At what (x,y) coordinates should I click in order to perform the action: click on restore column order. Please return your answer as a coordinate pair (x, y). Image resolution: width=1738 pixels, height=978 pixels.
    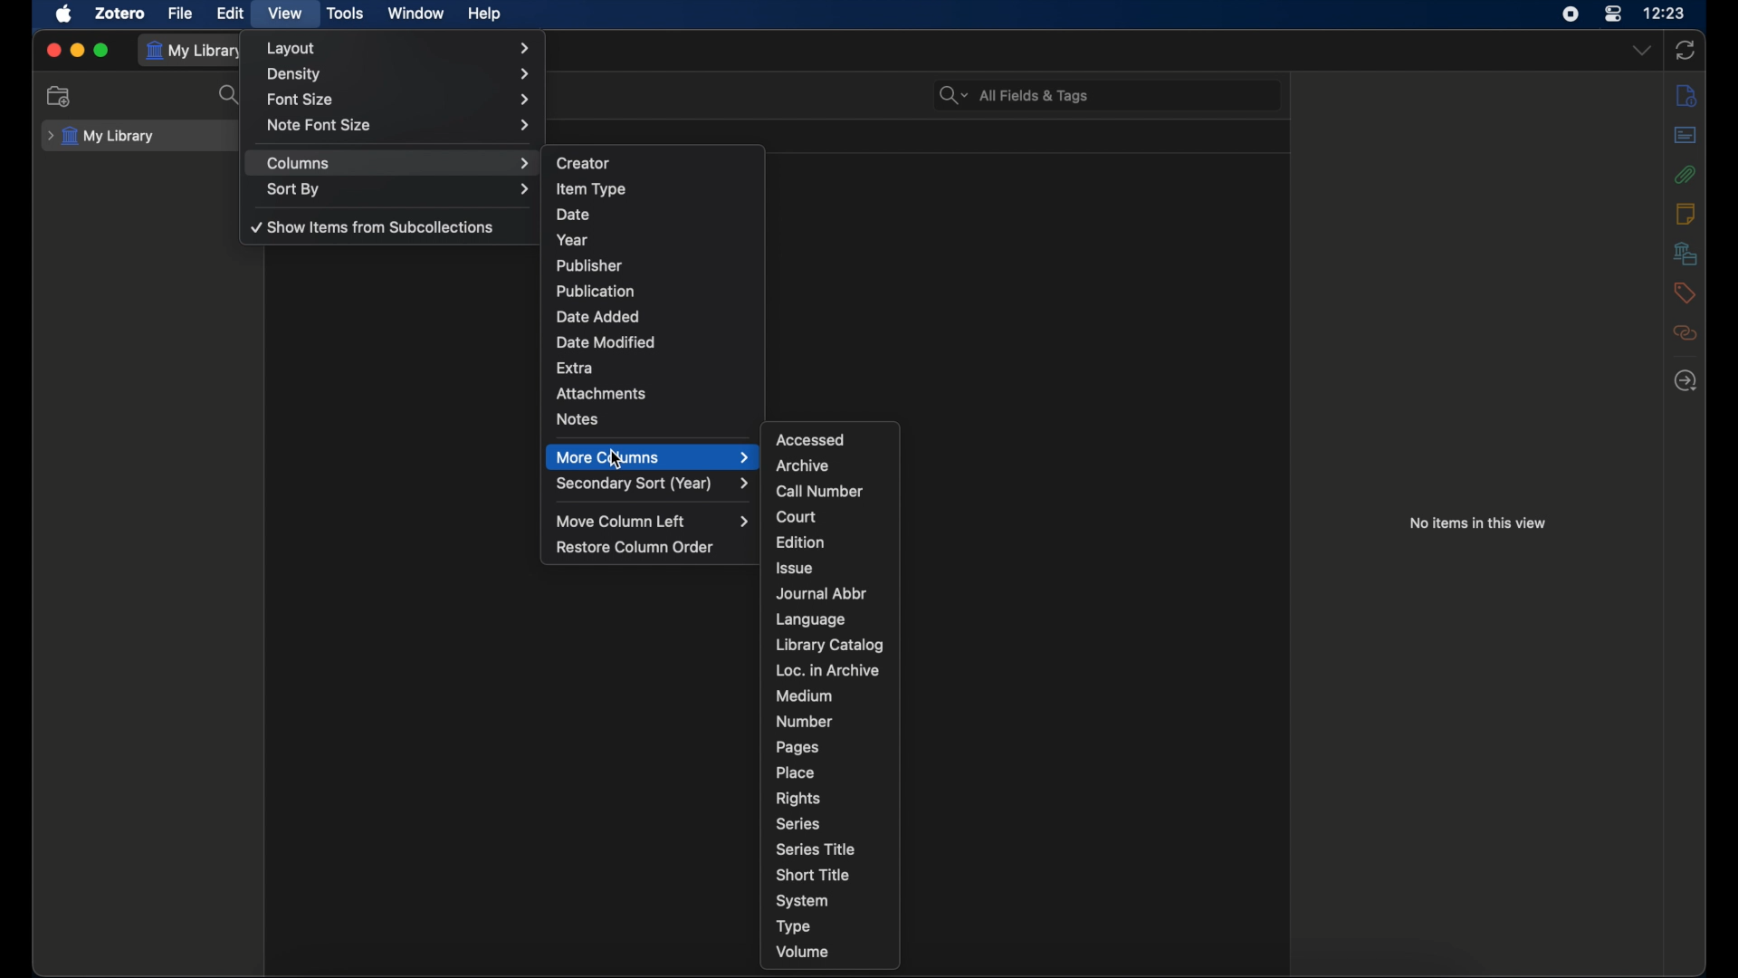
    Looking at the image, I should click on (636, 547).